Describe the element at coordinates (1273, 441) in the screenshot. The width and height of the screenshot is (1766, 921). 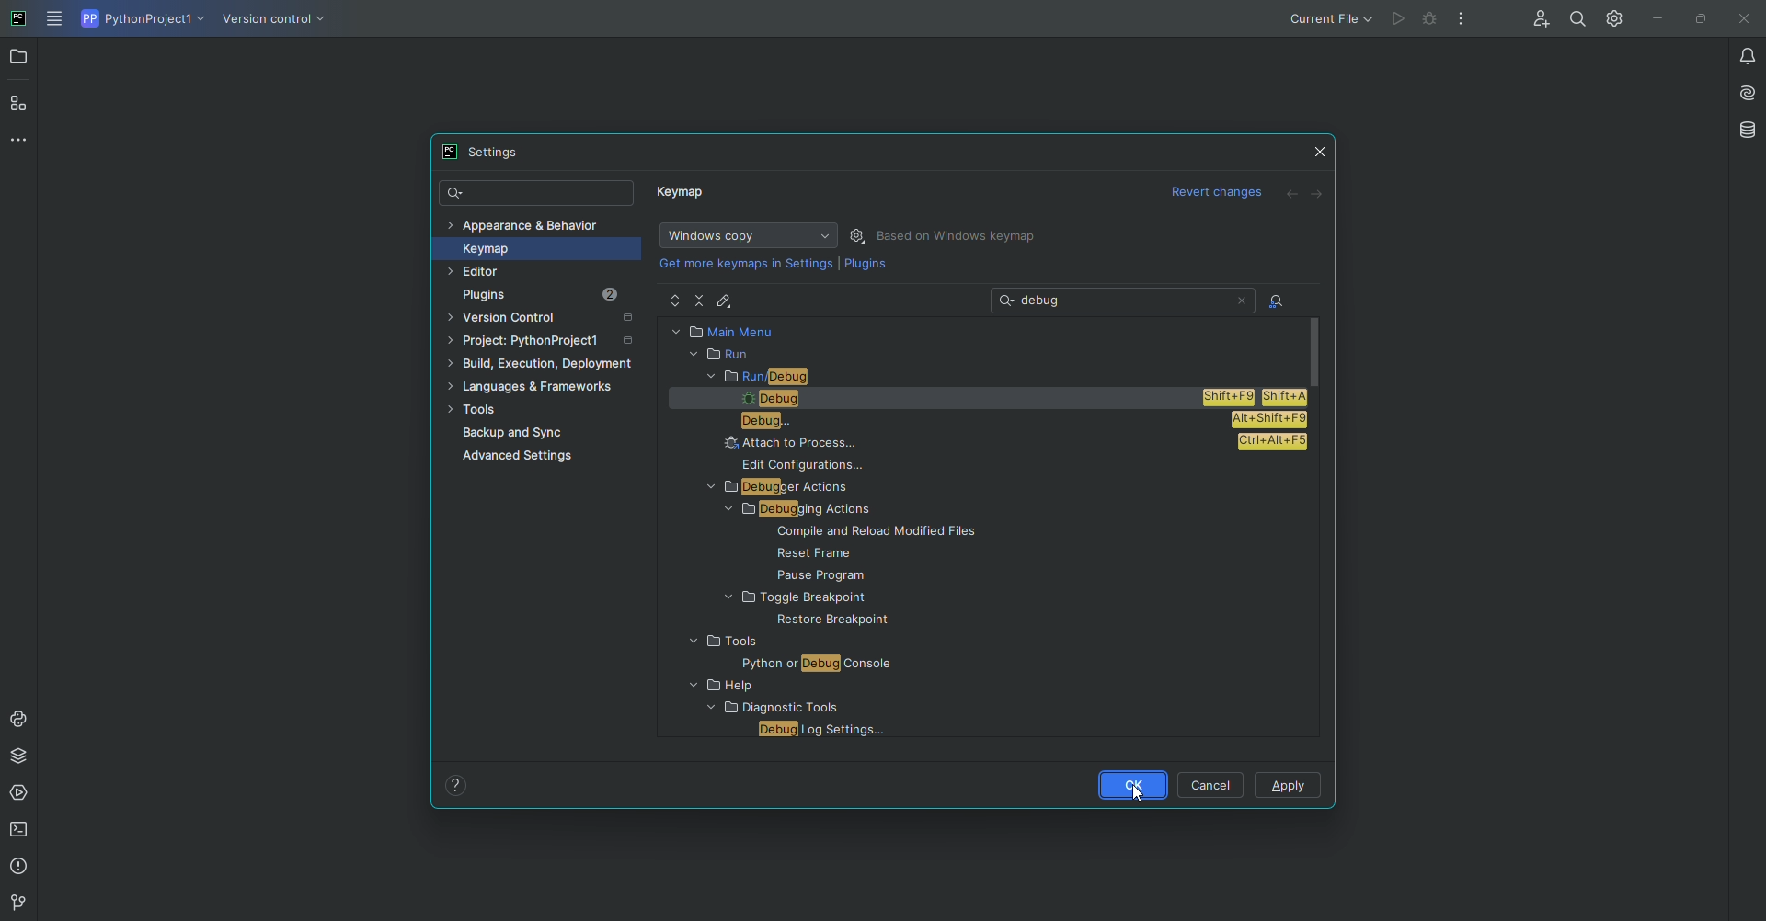
I see `shortcut` at that location.